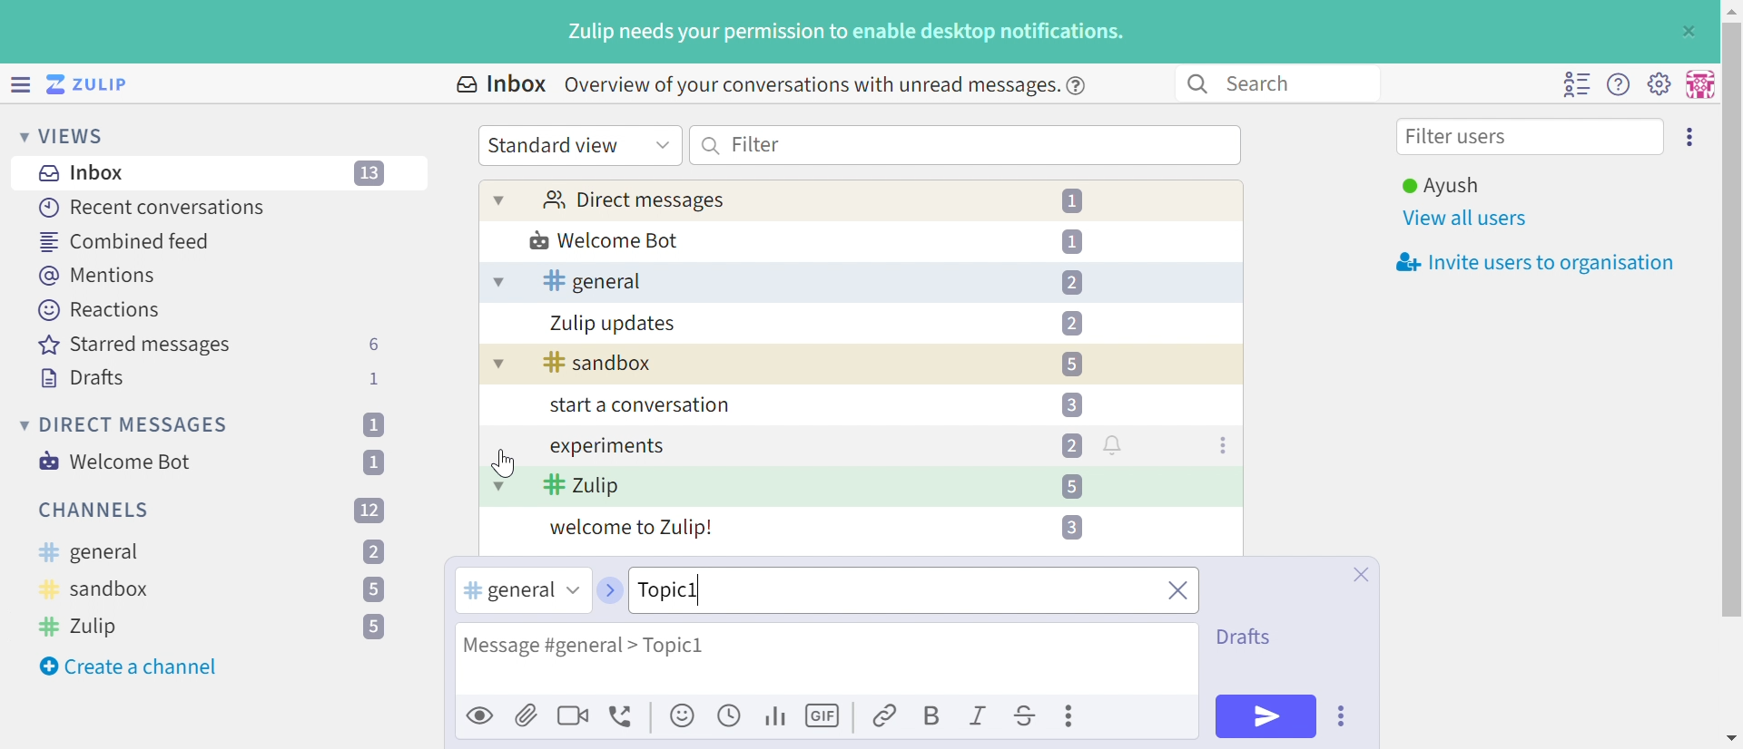 This screenshot has height=749, width=1743. What do you see at coordinates (808, 84) in the screenshot?
I see `Overview of your conversations with unread messages.` at bounding box center [808, 84].